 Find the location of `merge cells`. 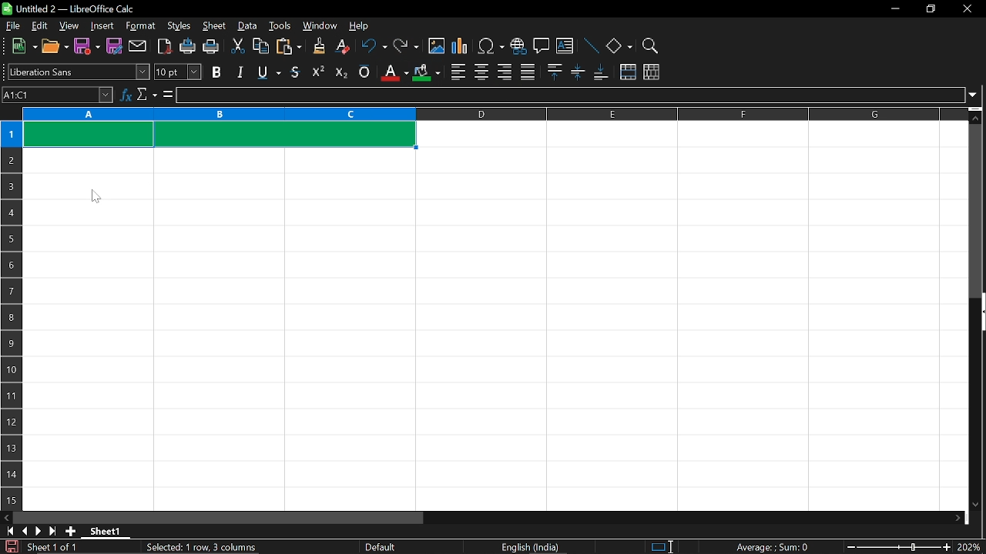

merge cells is located at coordinates (628, 72).